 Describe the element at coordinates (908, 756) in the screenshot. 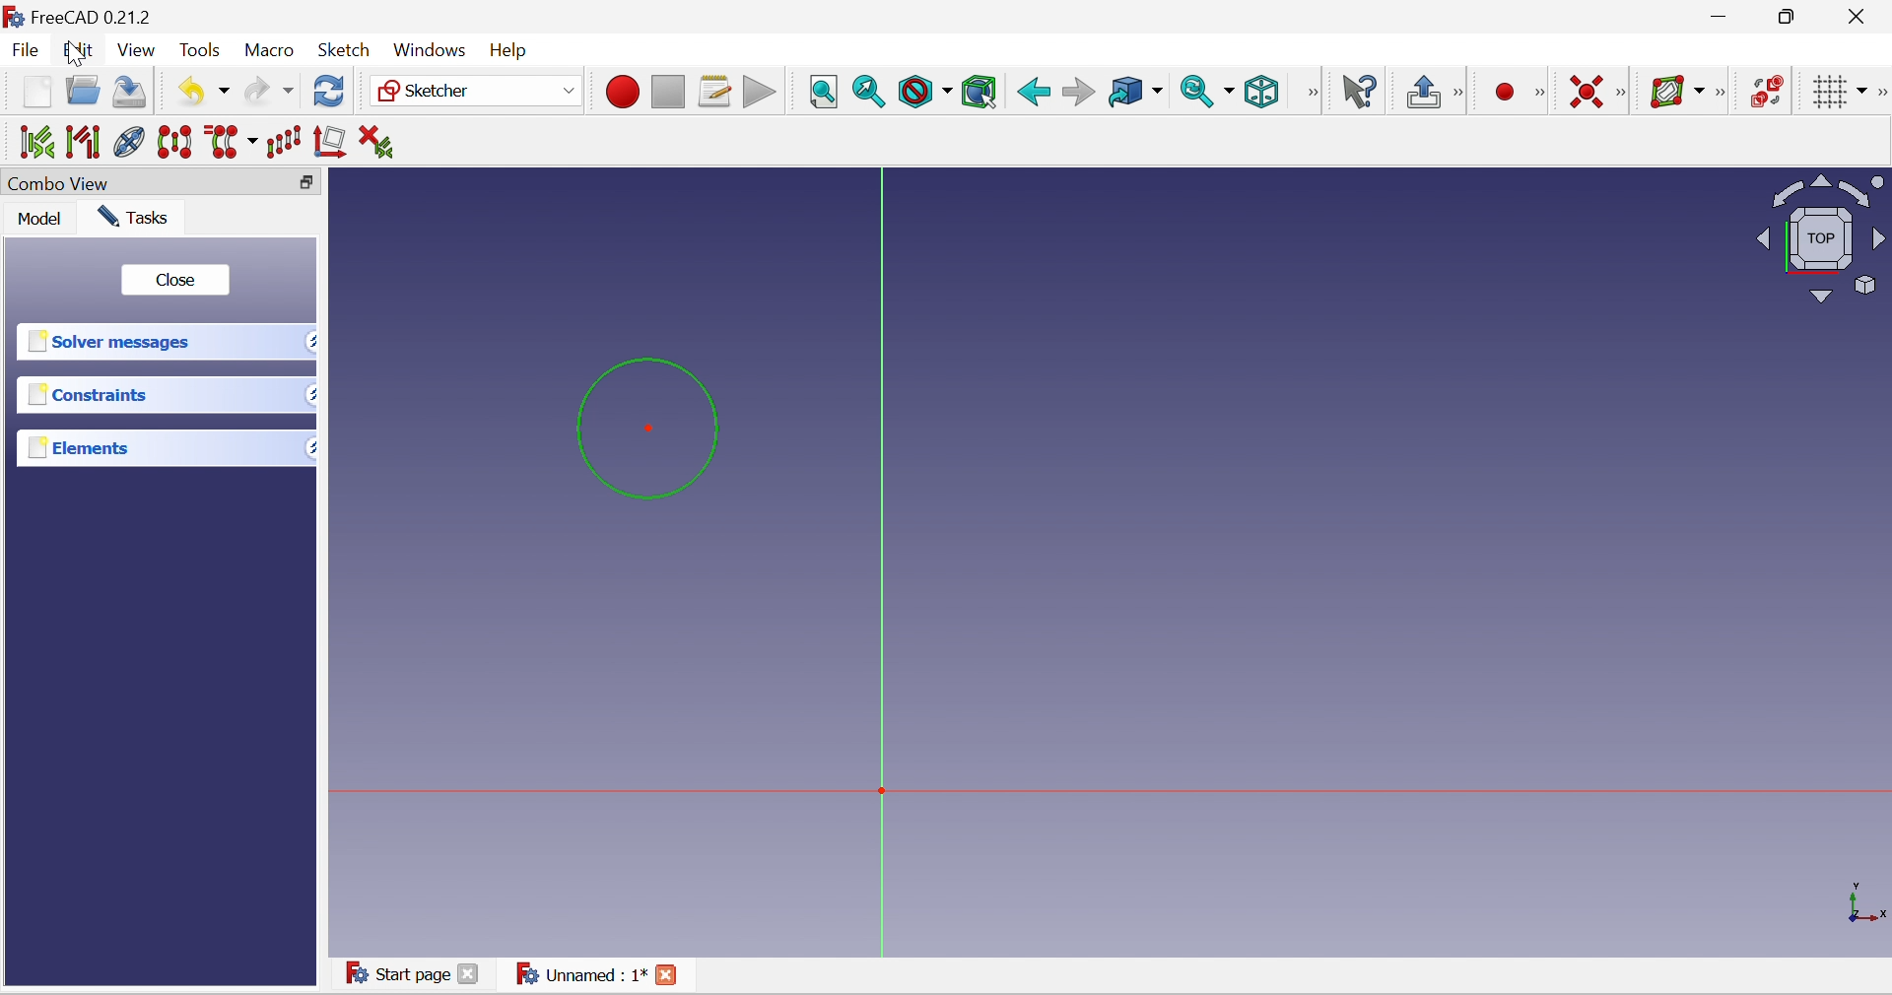

I see `Canvas element` at that location.